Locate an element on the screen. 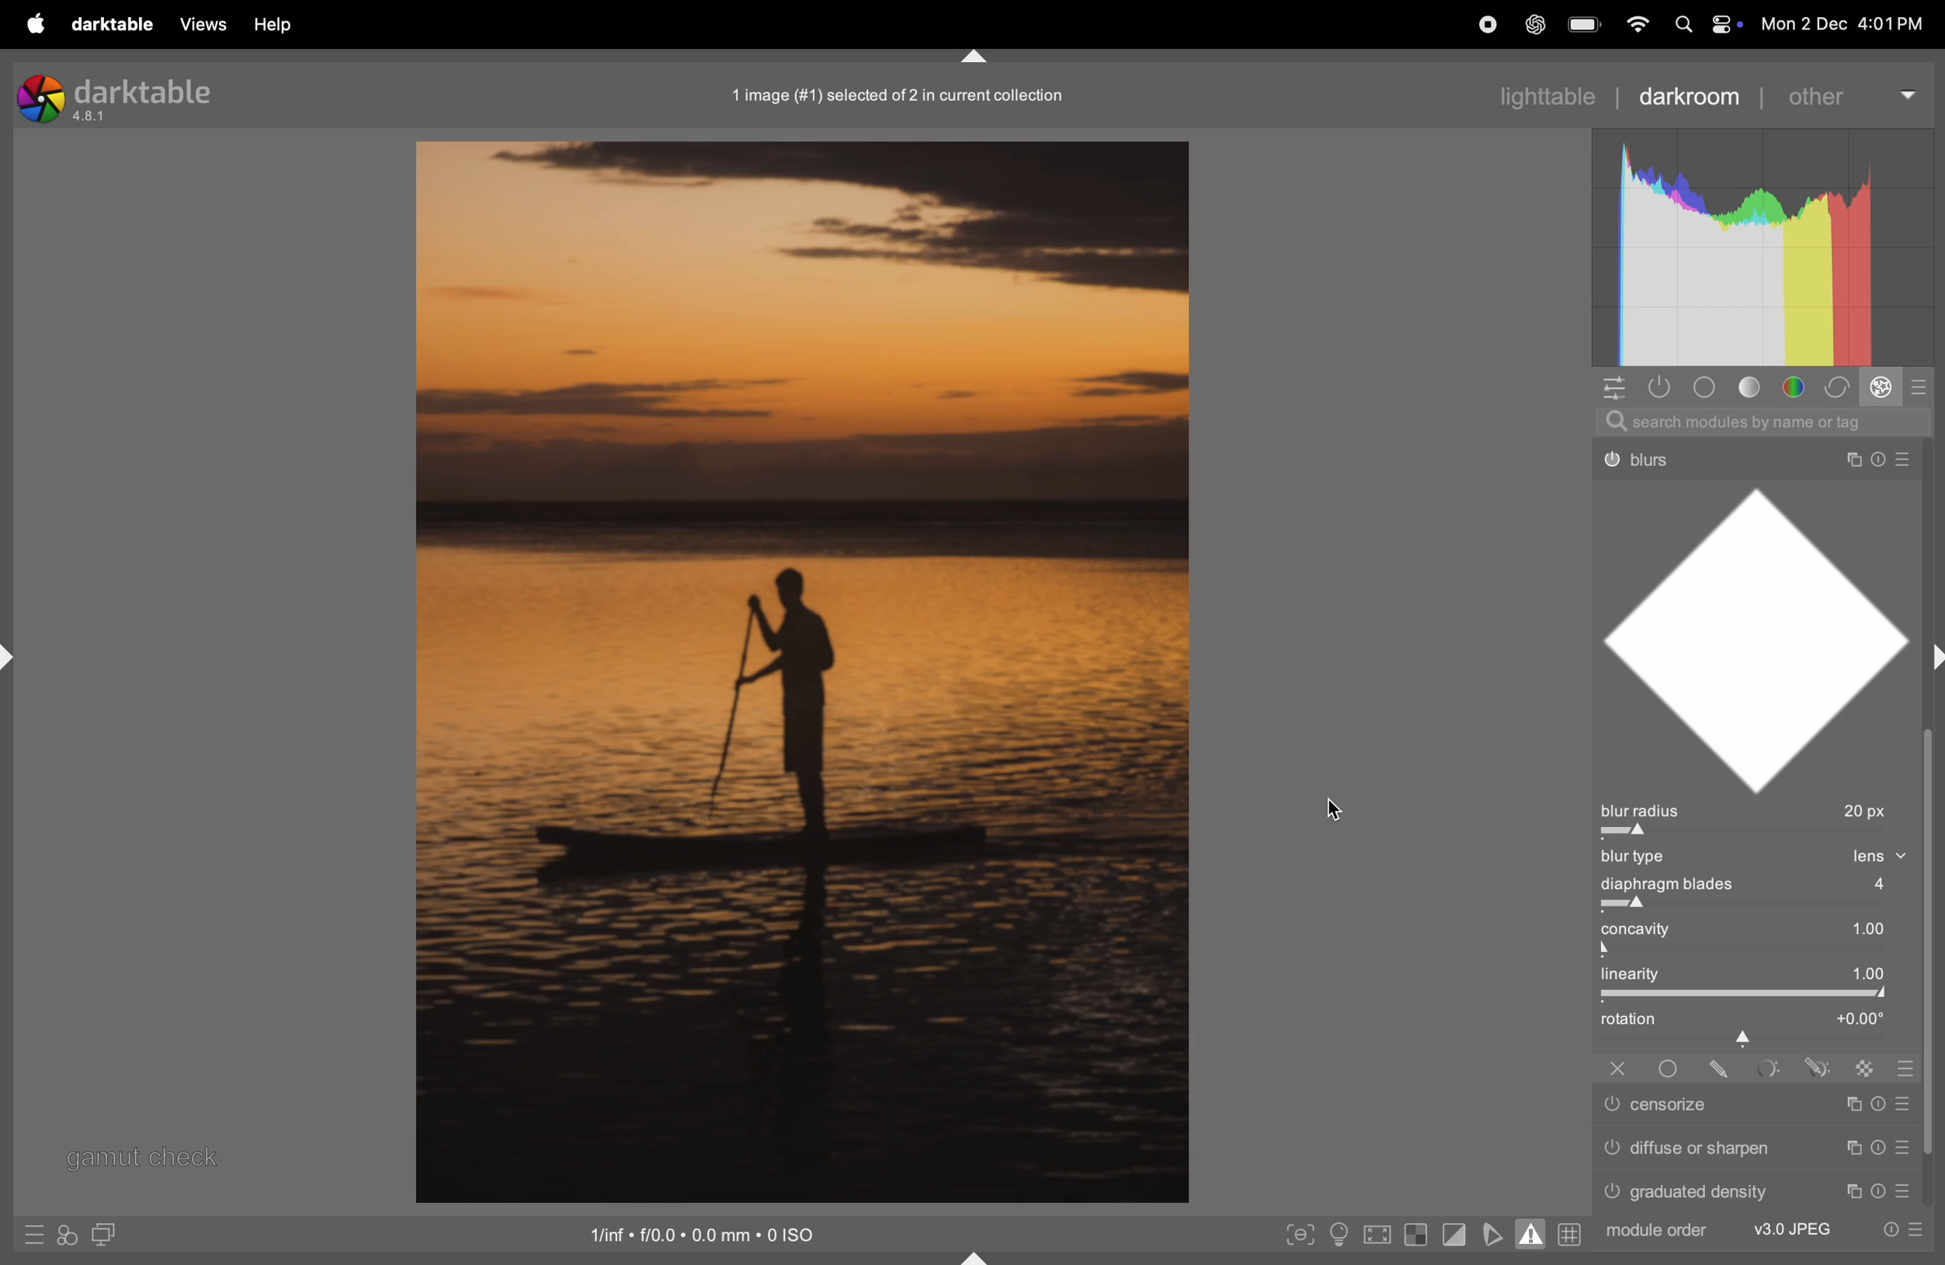 This screenshot has height=1265, width=1945. date and time is located at coordinates (1844, 18).